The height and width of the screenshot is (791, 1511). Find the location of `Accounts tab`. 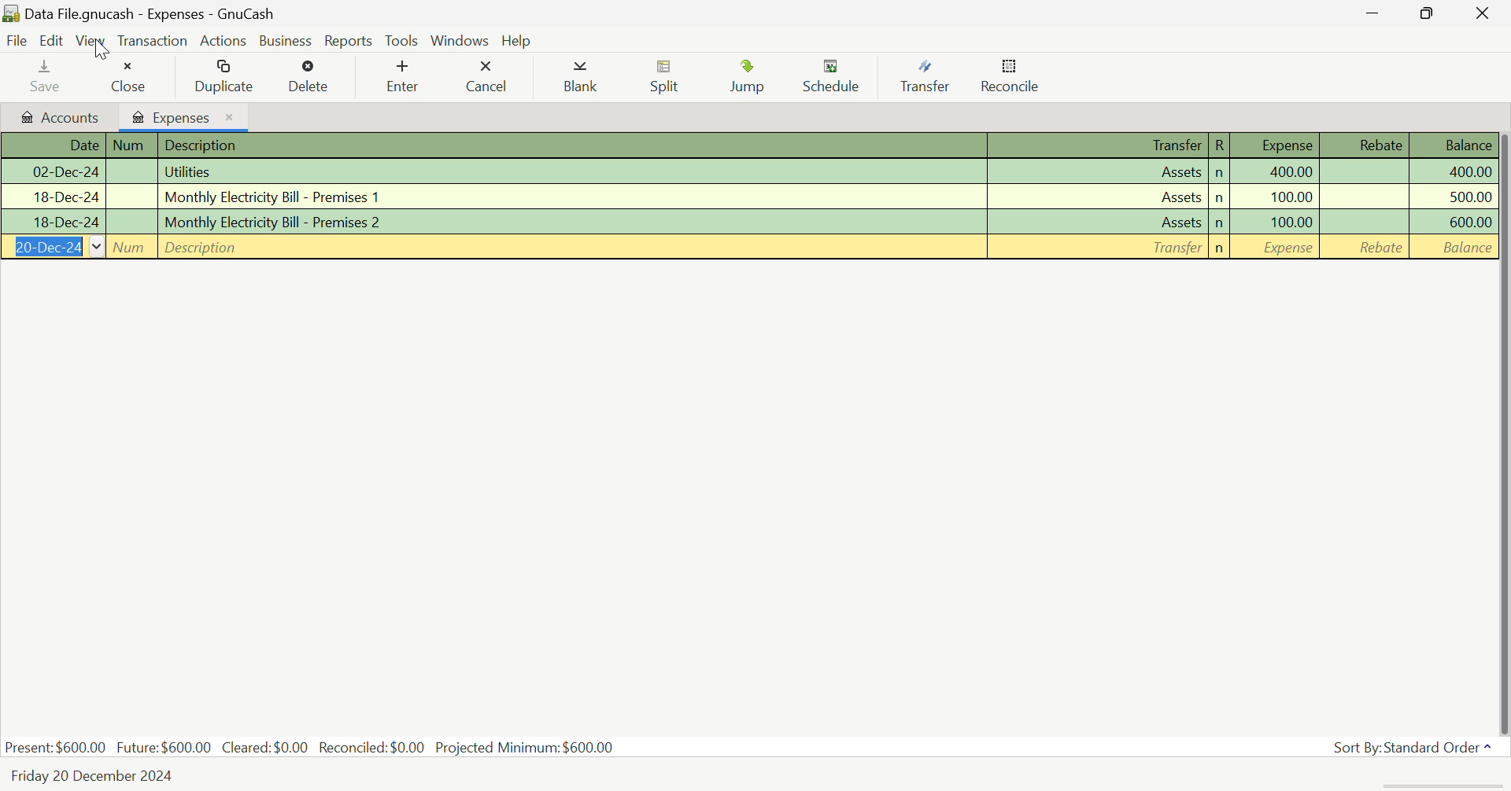

Accounts tab is located at coordinates (60, 116).